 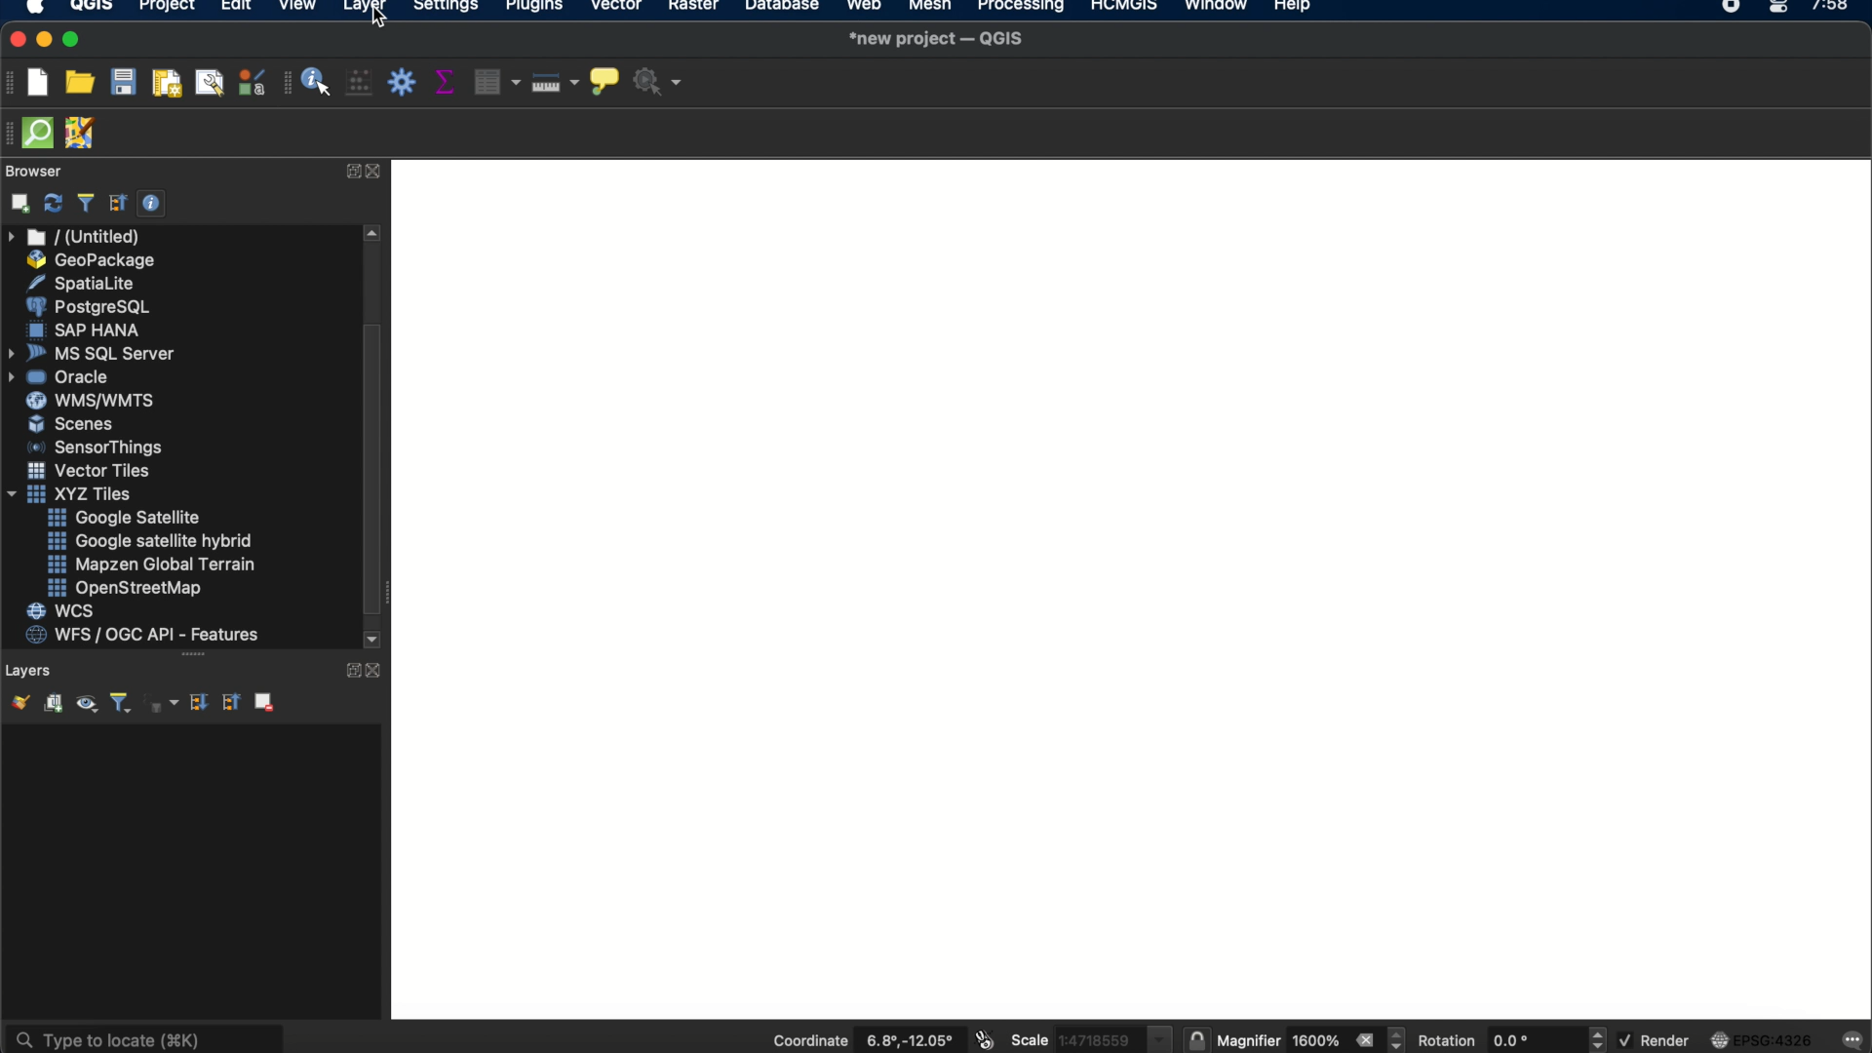 I want to click on wfs/ogc api- features, so click(x=143, y=635).